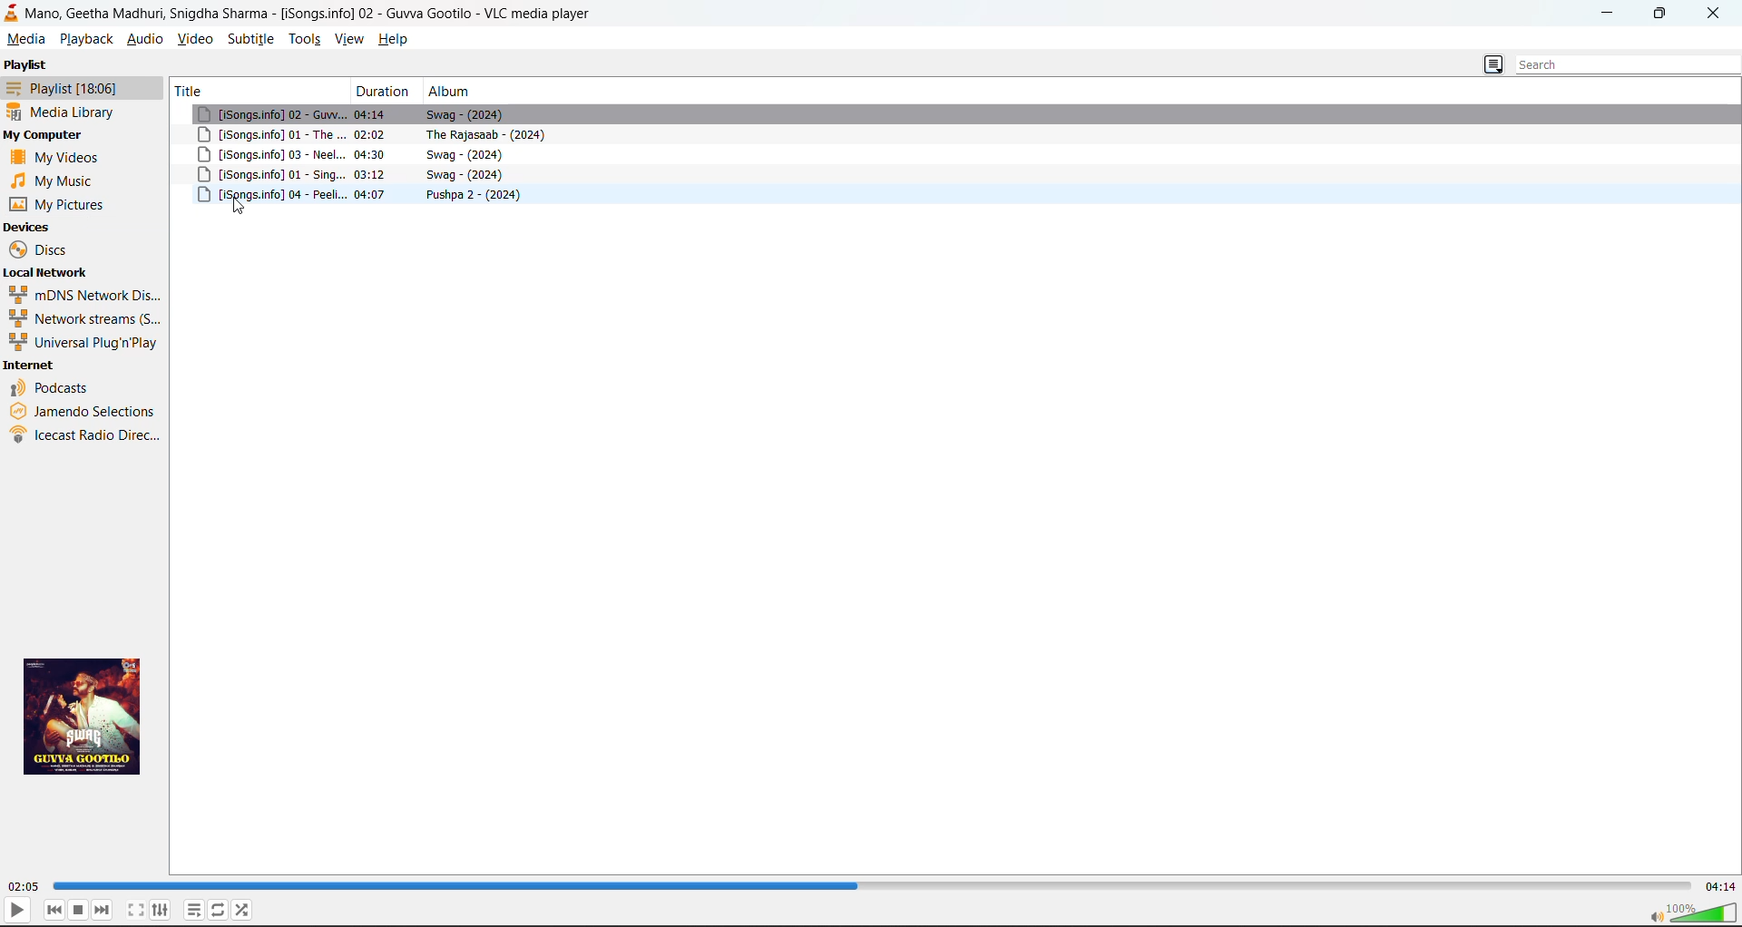  I want to click on view, so click(350, 38).